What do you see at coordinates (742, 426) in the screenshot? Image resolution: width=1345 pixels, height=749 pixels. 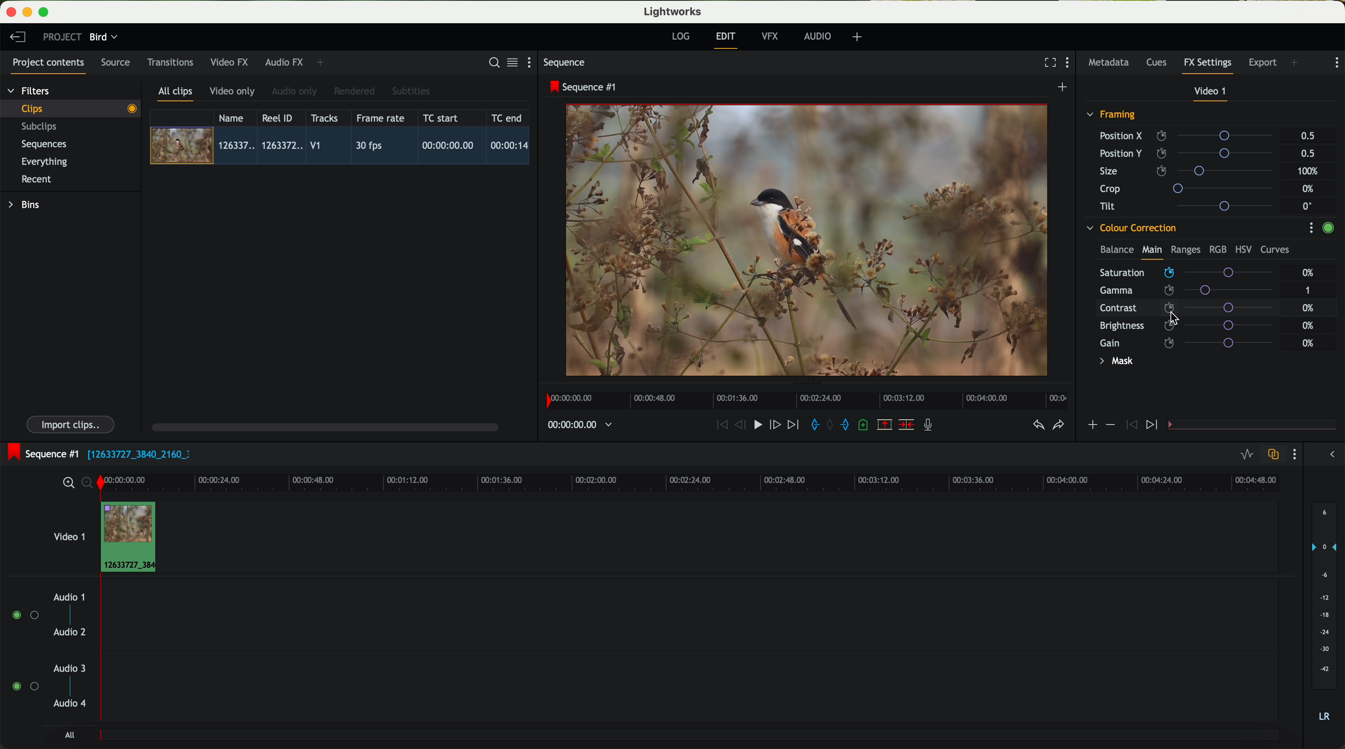 I see `nudge one frame back` at bounding box center [742, 426].